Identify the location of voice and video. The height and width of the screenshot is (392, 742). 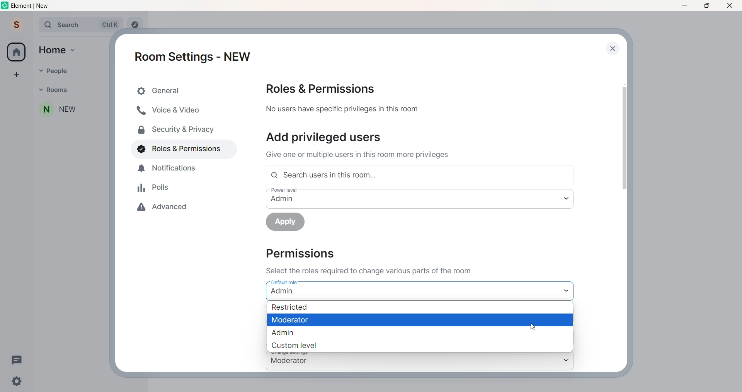
(171, 110).